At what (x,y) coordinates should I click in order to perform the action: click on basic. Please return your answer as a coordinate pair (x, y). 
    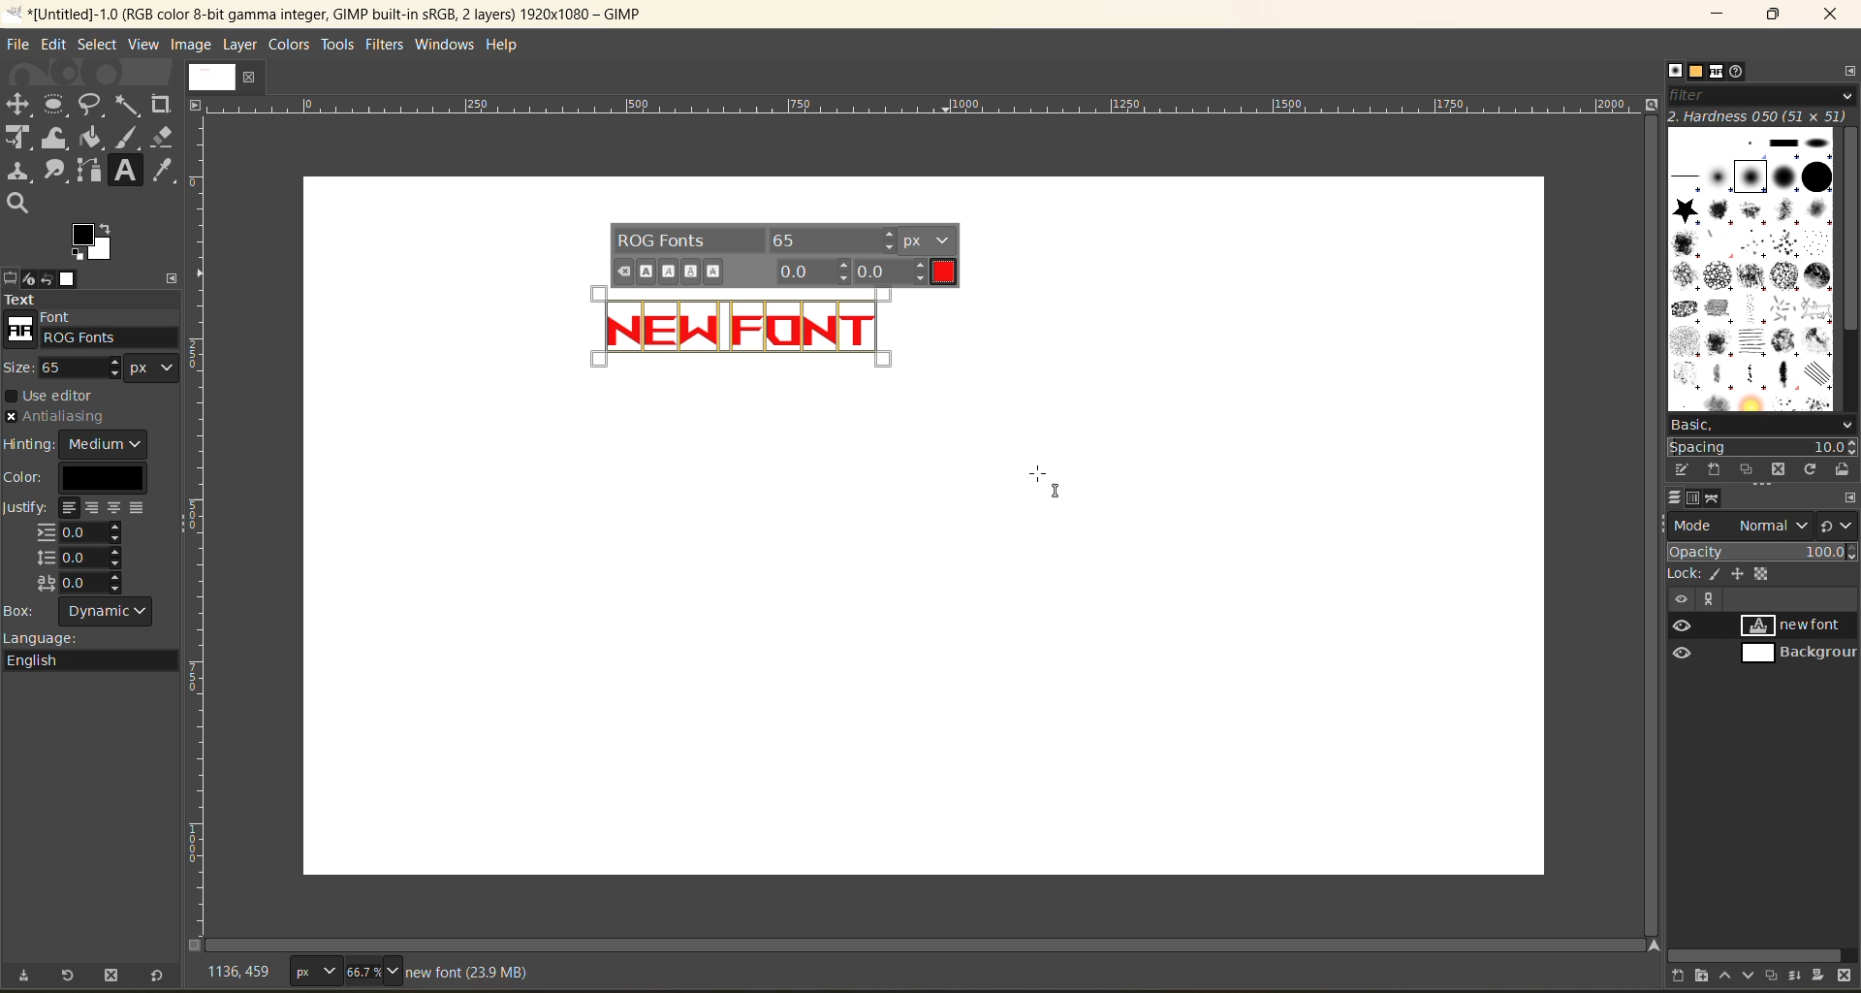
    Looking at the image, I should click on (1763, 427).